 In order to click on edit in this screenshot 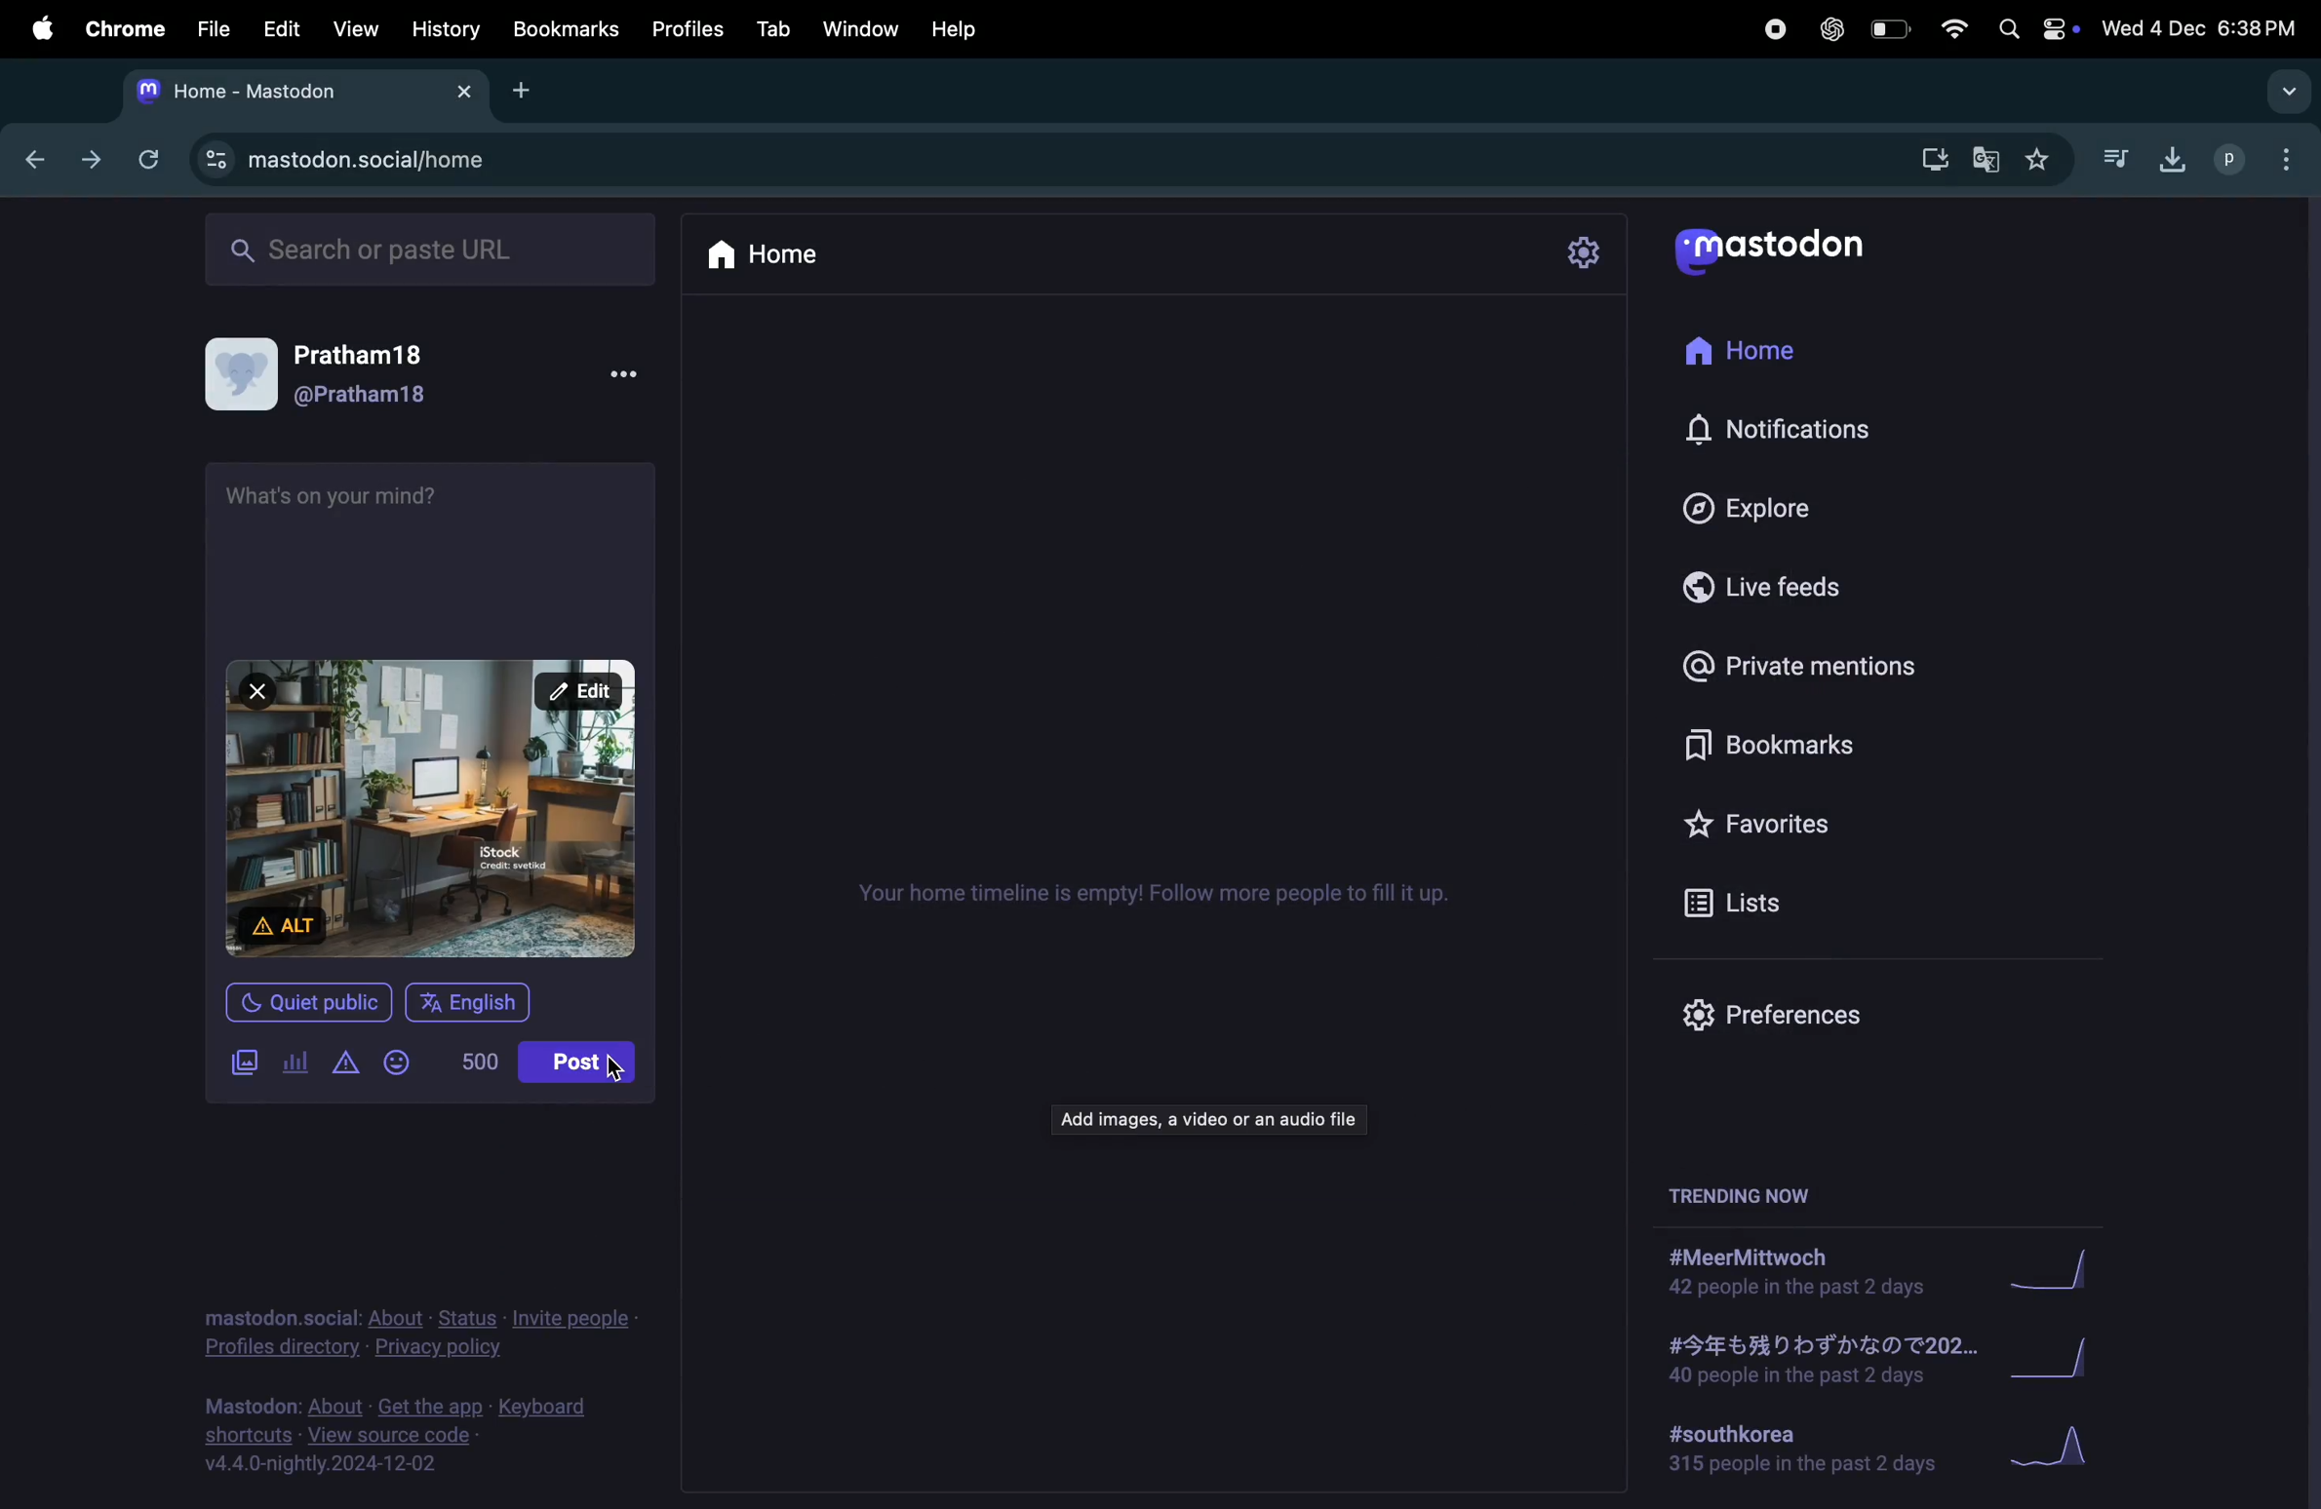, I will do `click(281, 27)`.